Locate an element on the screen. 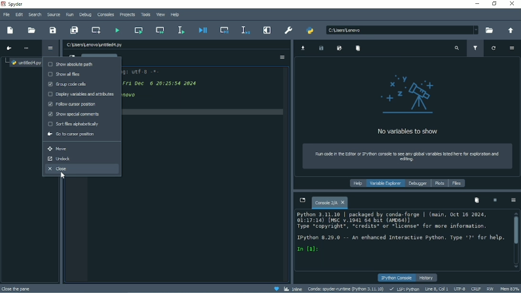  Search variable names and types is located at coordinates (457, 48).